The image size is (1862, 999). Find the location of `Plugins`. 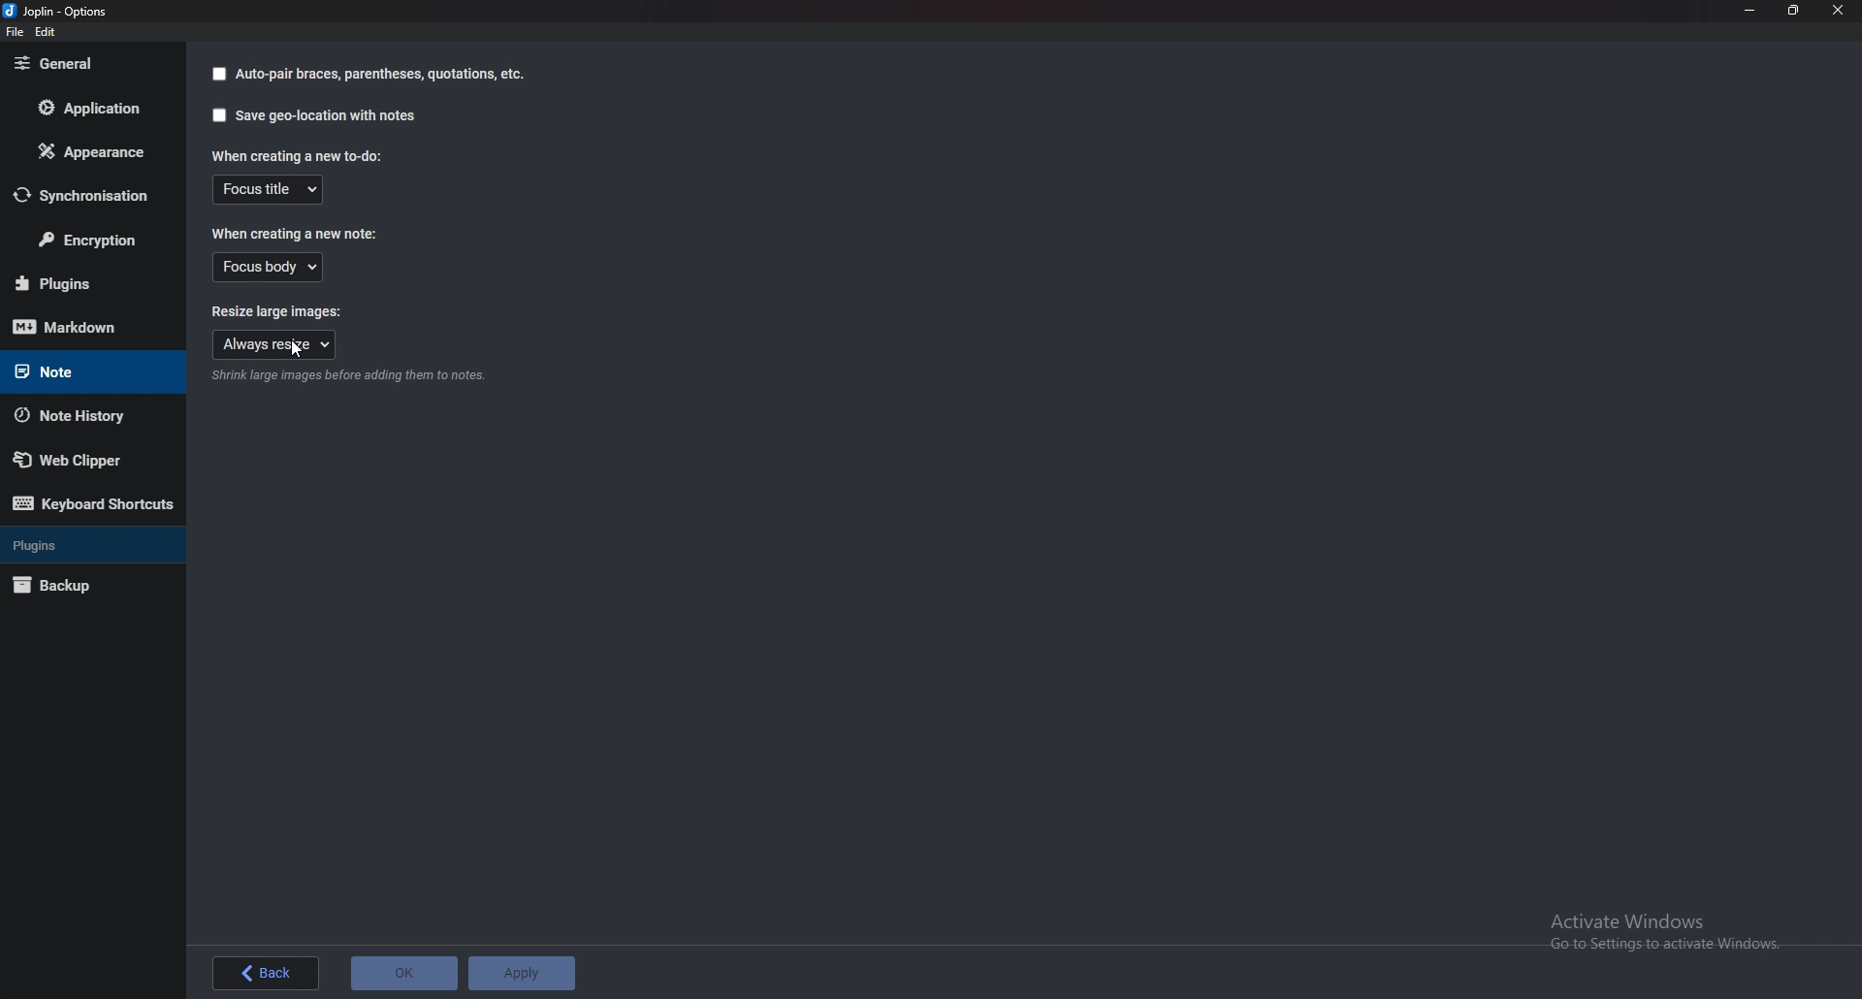

Plugins is located at coordinates (86, 543).